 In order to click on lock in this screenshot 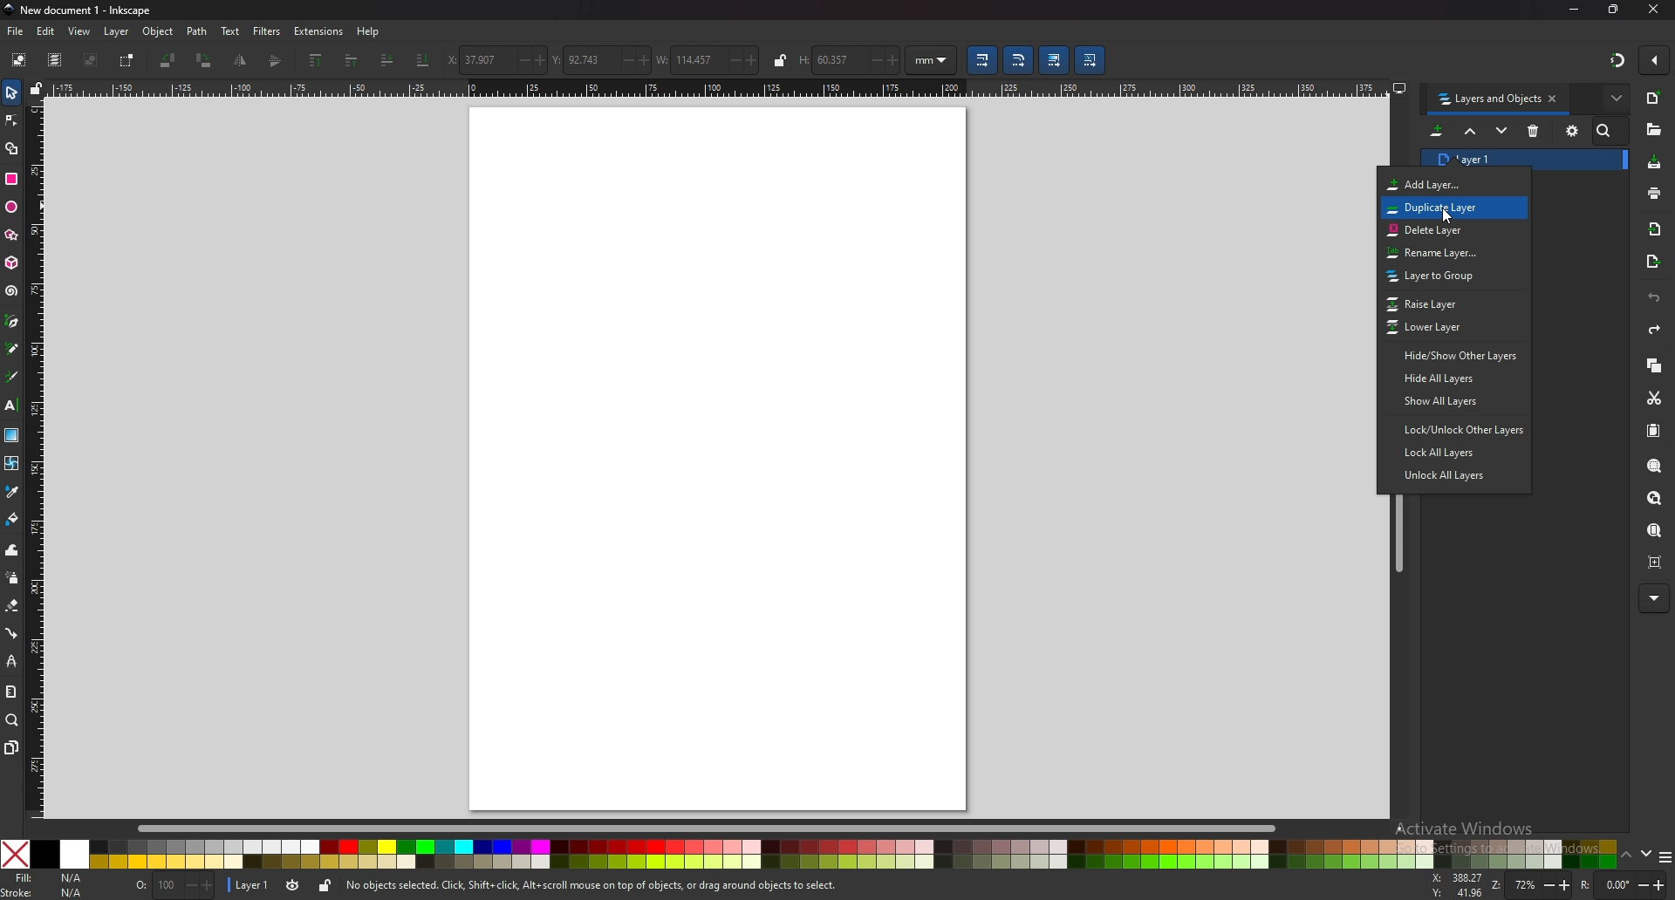, I will do `click(325, 886)`.